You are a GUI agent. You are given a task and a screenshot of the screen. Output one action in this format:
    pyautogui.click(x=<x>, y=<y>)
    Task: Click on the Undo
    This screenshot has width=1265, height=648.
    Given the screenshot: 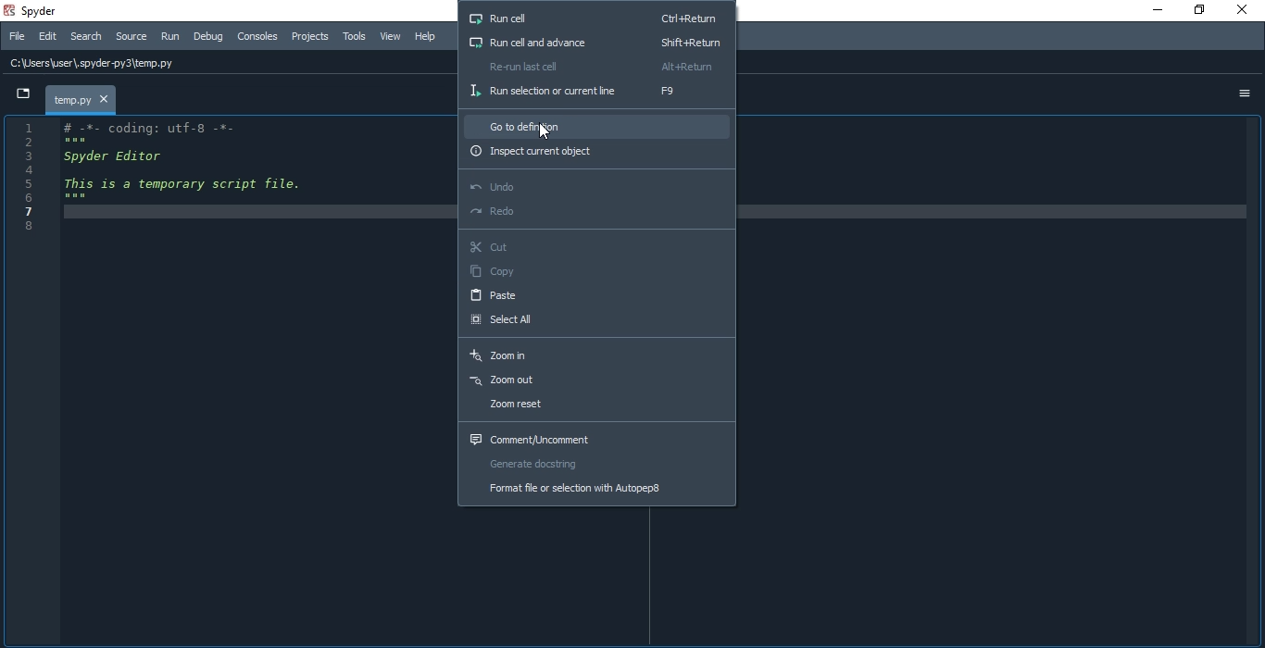 What is the action you would take?
    pyautogui.click(x=594, y=184)
    